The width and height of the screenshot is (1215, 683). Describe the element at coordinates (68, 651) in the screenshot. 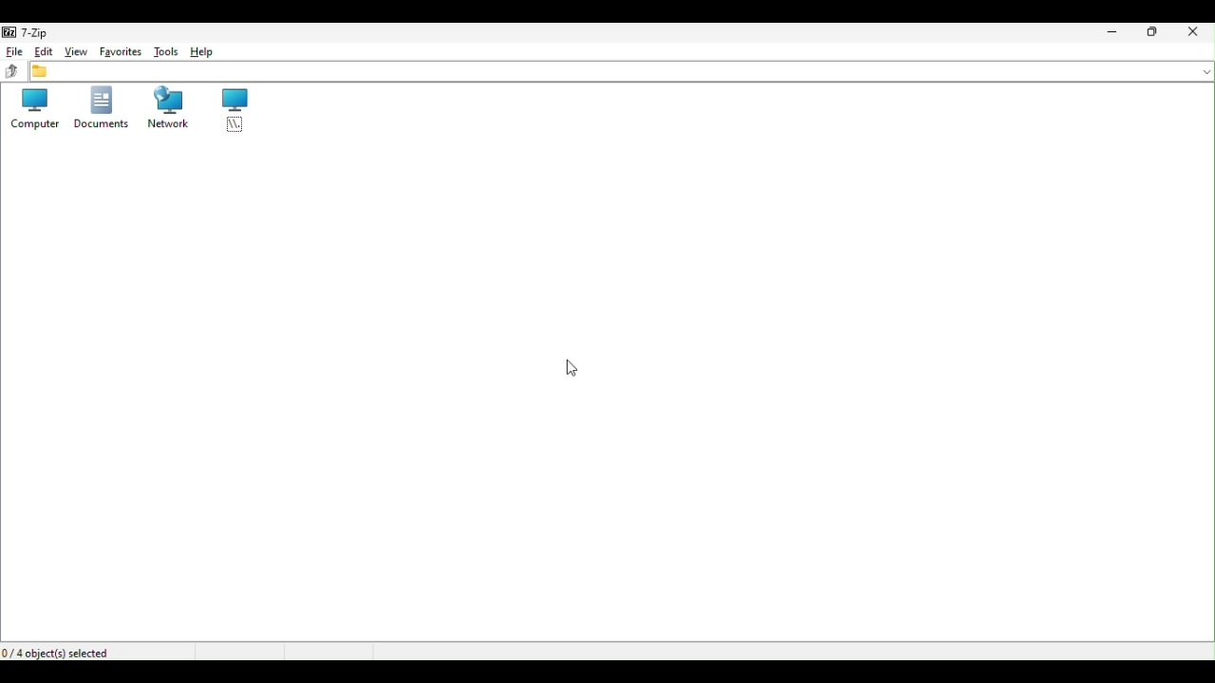

I see `4 object selected` at that location.